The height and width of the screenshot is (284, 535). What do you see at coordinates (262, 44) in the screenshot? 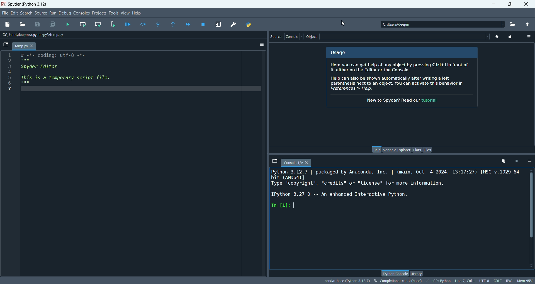
I see `options` at bounding box center [262, 44].